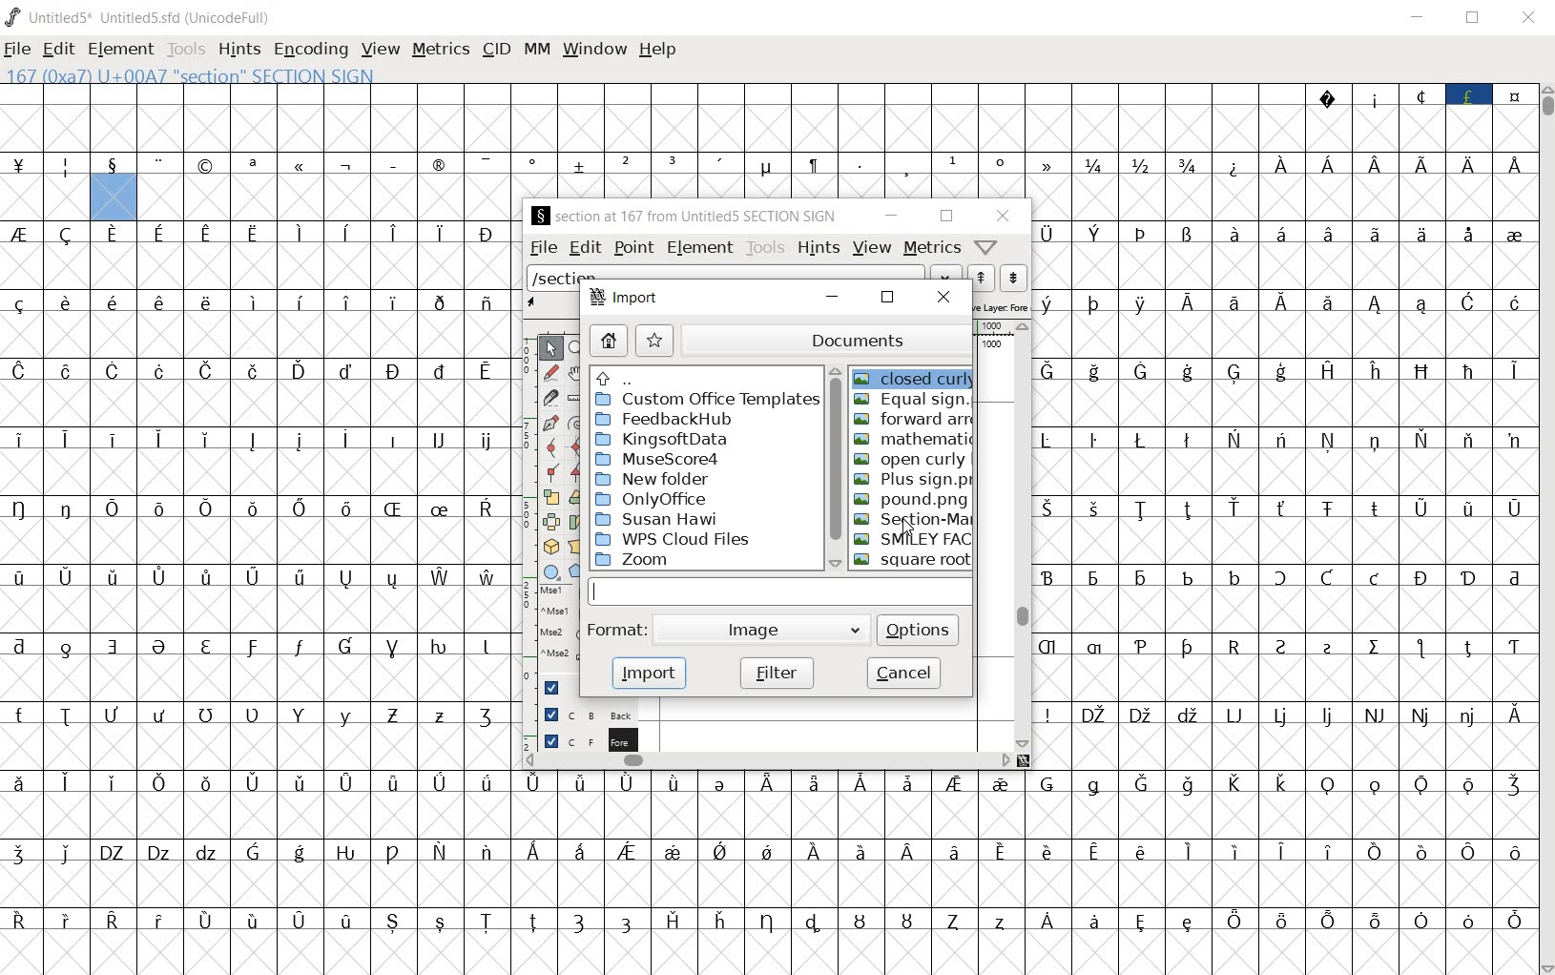 This screenshot has width=1555, height=975. What do you see at coordinates (496, 50) in the screenshot?
I see `CID` at bounding box center [496, 50].